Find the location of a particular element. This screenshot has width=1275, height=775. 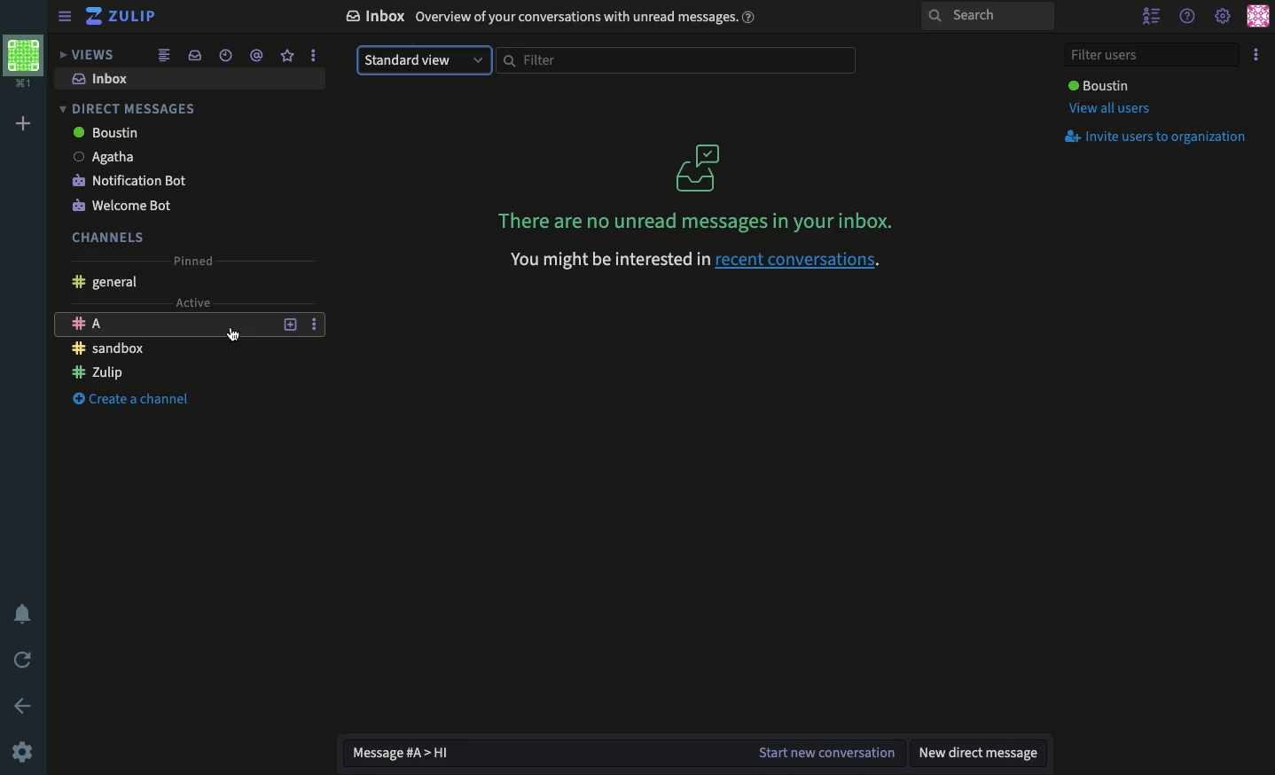

Create a channel is located at coordinates (141, 401).